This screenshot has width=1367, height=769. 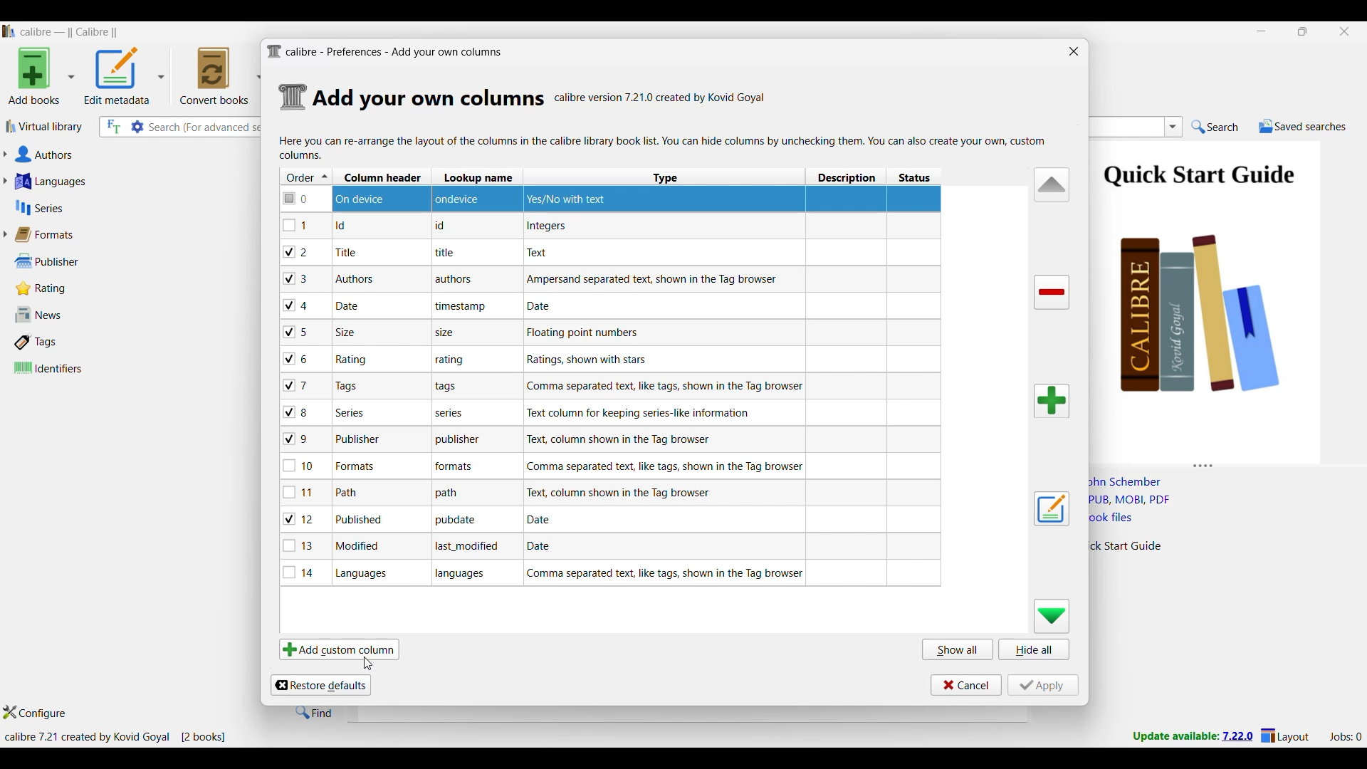 What do you see at coordinates (362, 520) in the screenshot?
I see `Note` at bounding box center [362, 520].